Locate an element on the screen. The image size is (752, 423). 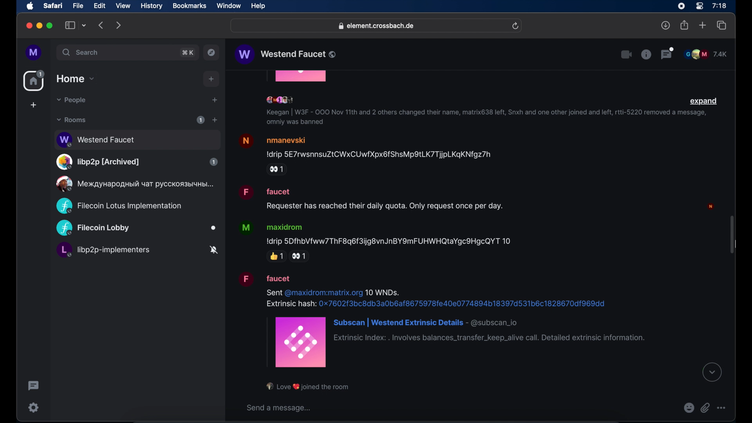
maximize is located at coordinates (51, 25).